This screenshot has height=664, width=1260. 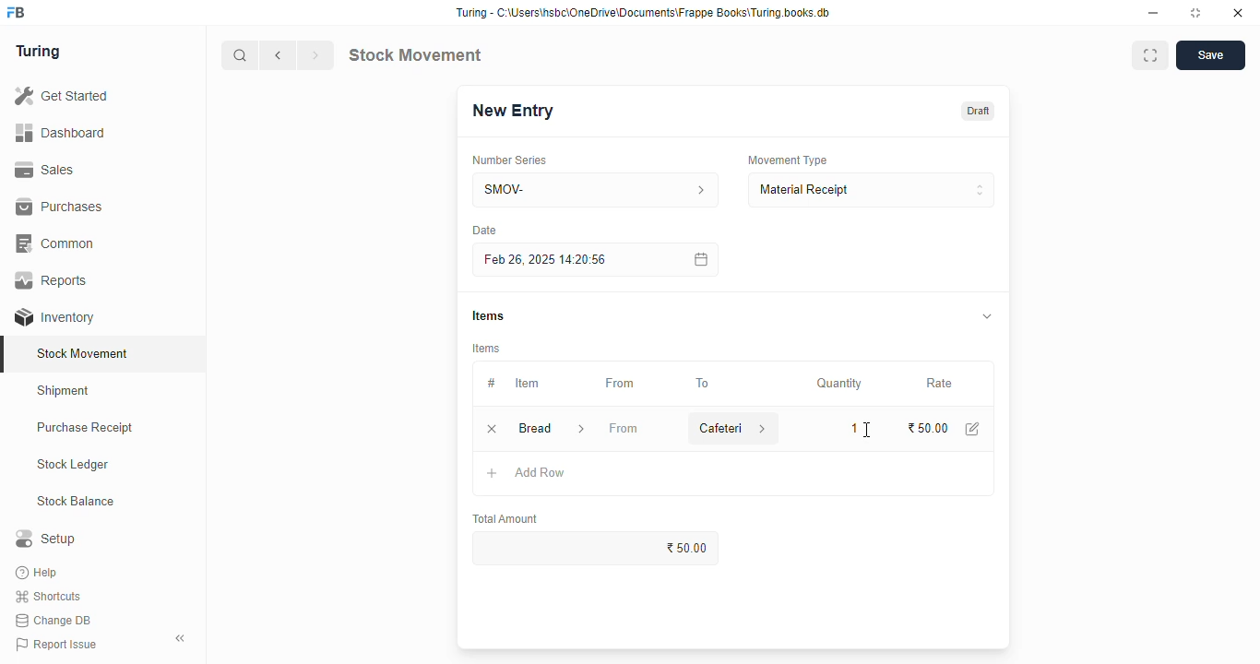 I want to click on Date, so click(x=484, y=230).